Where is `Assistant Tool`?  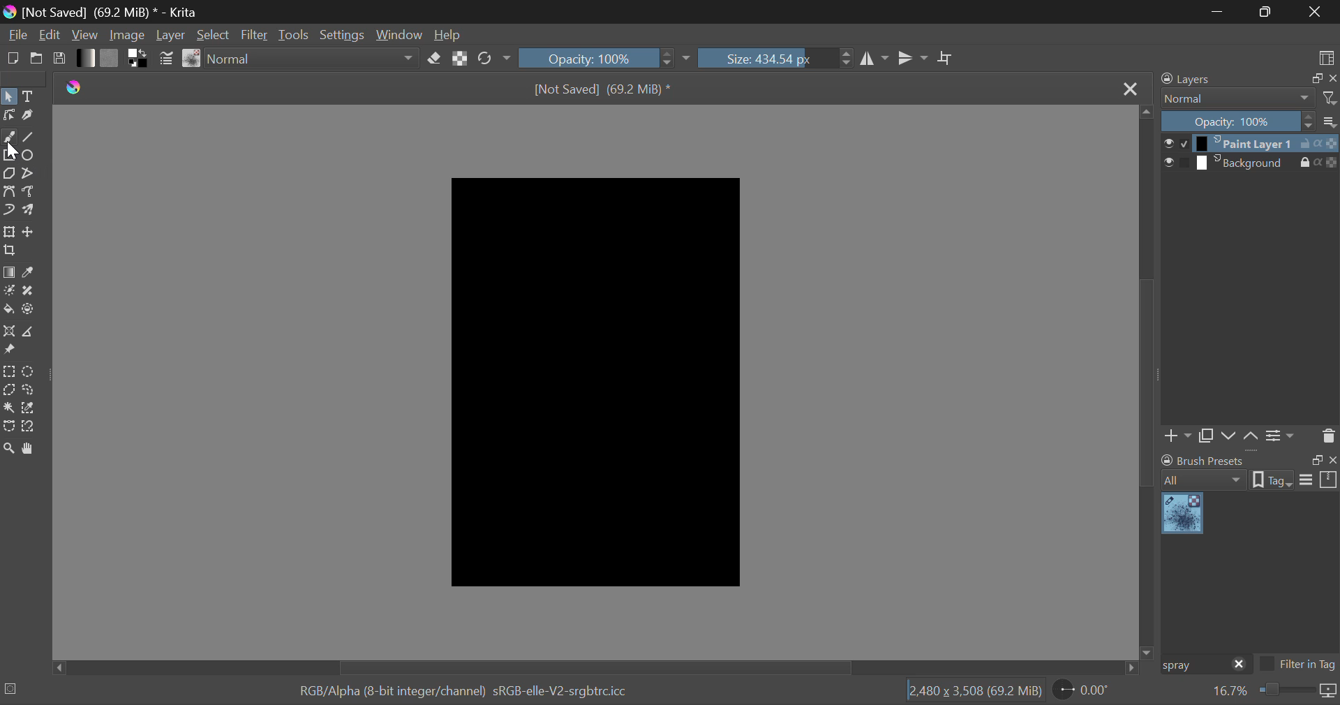 Assistant Tool is located at coordinates (8, 332).